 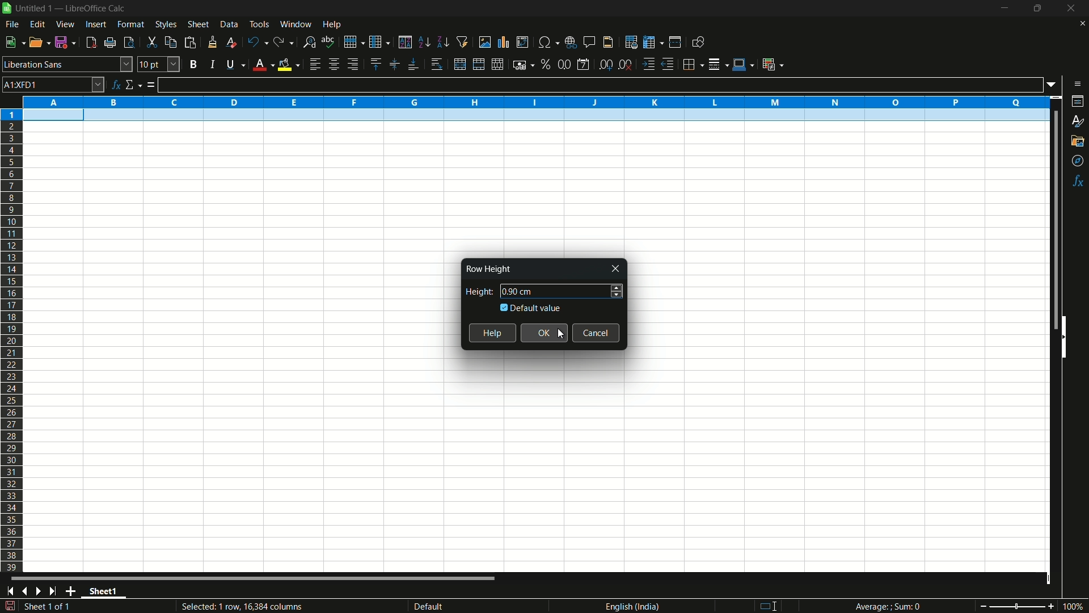 What do you see at coordinates (697, 42) in the screenshot?
I see `show draw functions` at bounding box center [697, 42].